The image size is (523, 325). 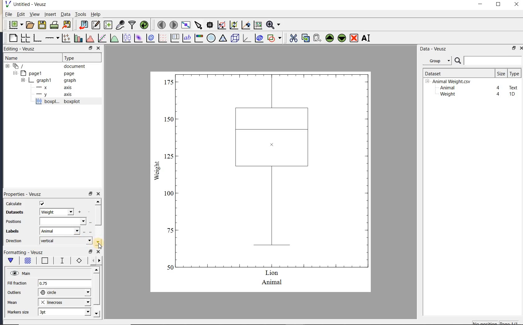 What do you see at coordinates (498, 4) in the screenshot?
I see `maximize` at bounding box center [498, 4].